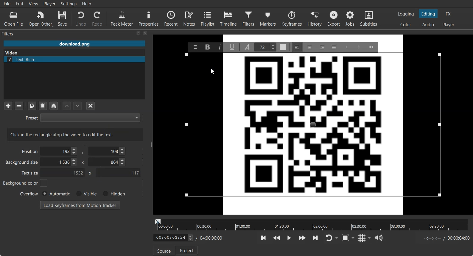 Image resolution: width=473 pixels, height=256 pixels. What do you see at coordinates (358, 47) in the screenshot?
I see `Insert Indent` at bounding box center [358, 47].